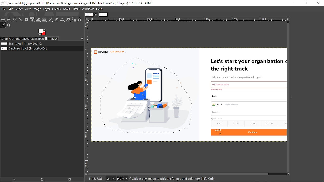 This screenshot has width=324, height=182. Describe the element at coordinates (288, 174) in the screenshot. I see `Navigate the image display` at that location.